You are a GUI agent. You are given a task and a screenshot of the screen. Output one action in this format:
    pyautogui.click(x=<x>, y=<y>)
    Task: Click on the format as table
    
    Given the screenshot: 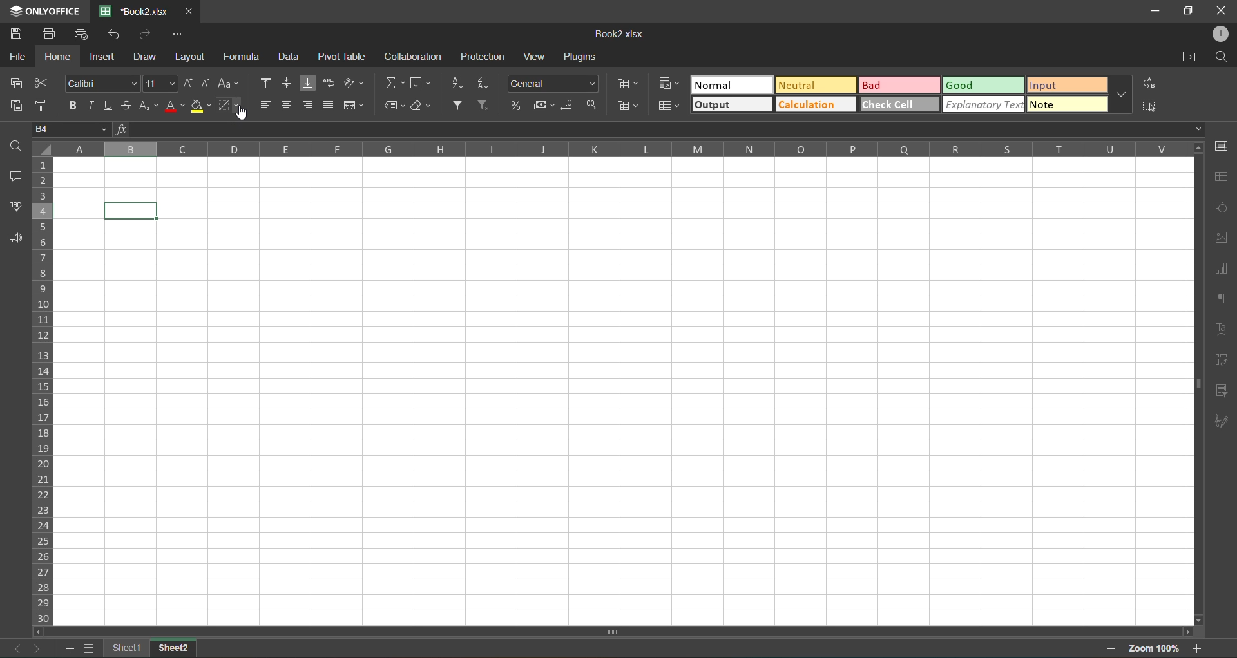 What is the action you would take?
    pyautogui.click(x=672, y=107)
    